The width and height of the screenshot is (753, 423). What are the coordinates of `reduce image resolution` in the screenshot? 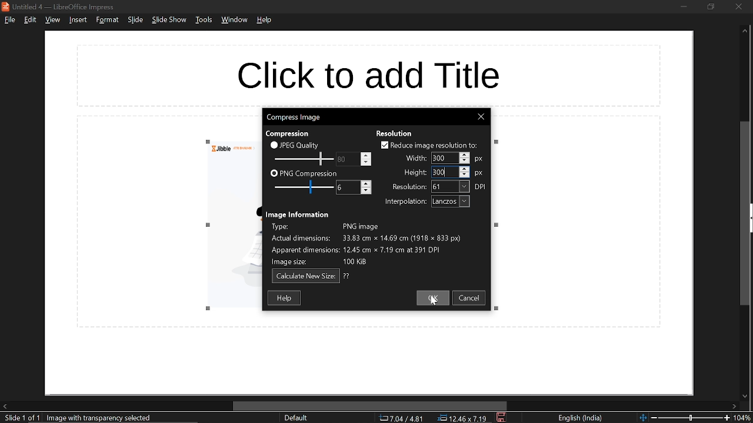 It's located at (435, 145).